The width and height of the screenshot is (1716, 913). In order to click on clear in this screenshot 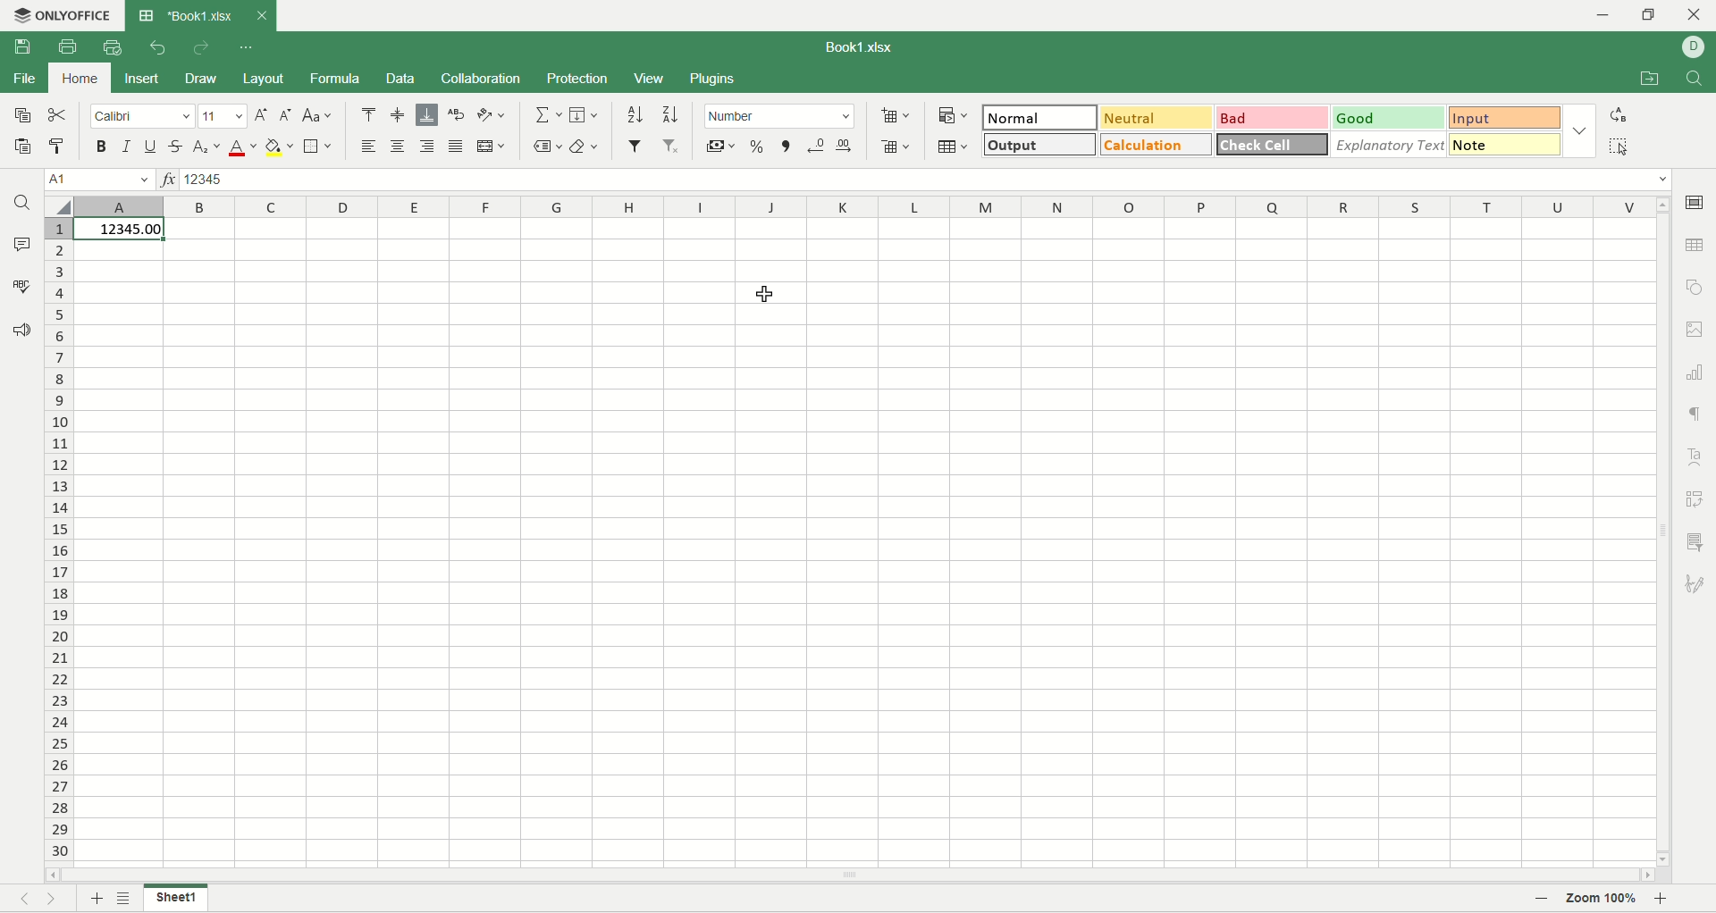, I will do `click(587, 147)`.